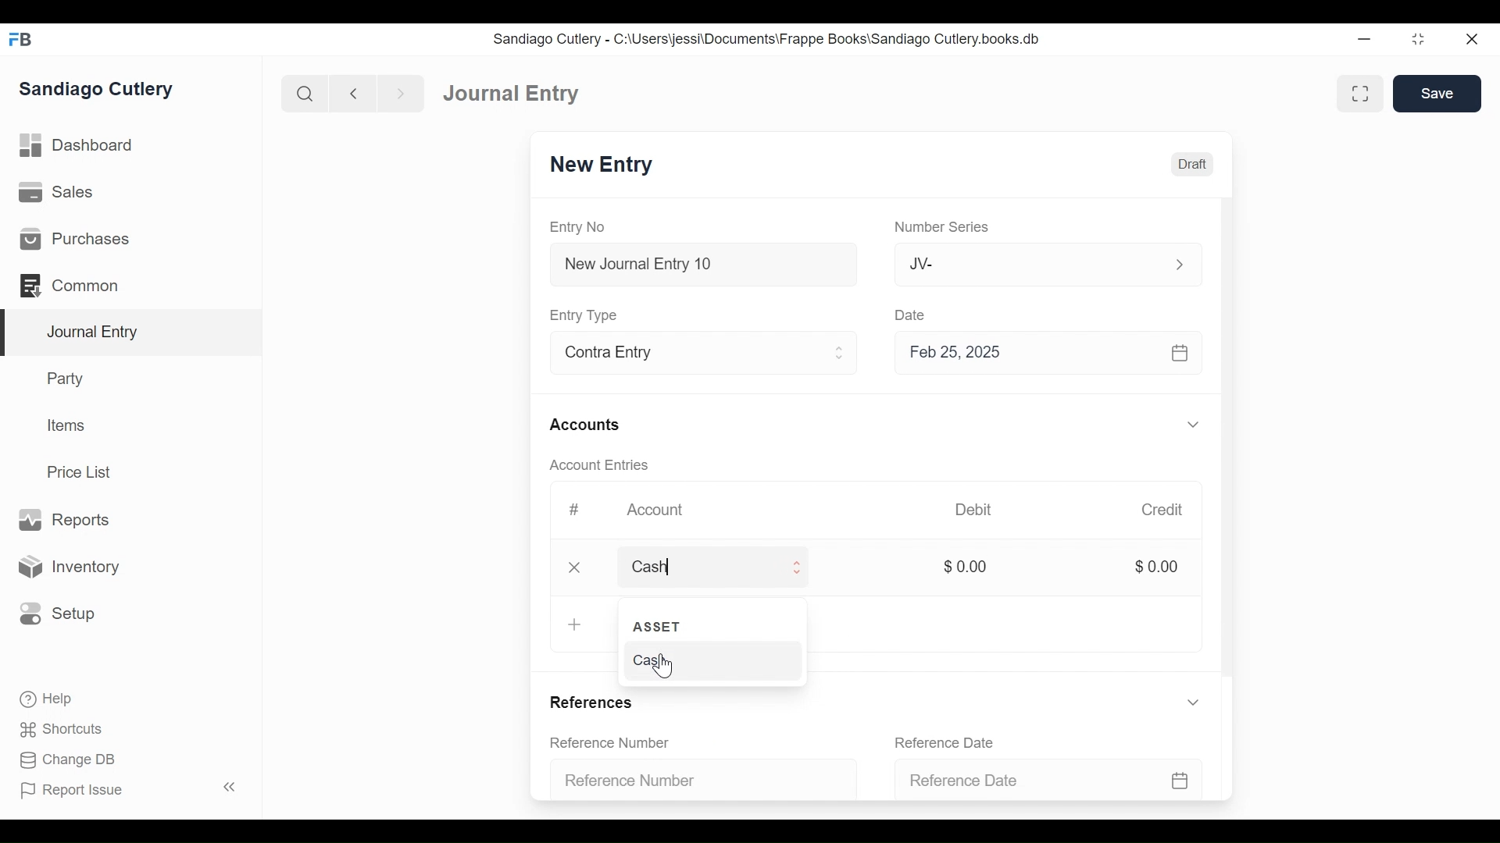  Describe the element at coordinates (75, 240) in the screenshot. I see `Purchases` at that location.